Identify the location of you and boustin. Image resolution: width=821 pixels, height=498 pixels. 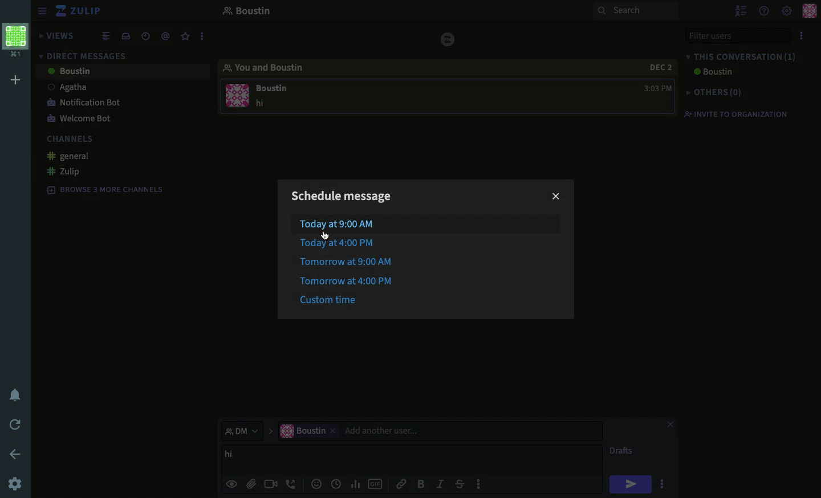
(270, 67).